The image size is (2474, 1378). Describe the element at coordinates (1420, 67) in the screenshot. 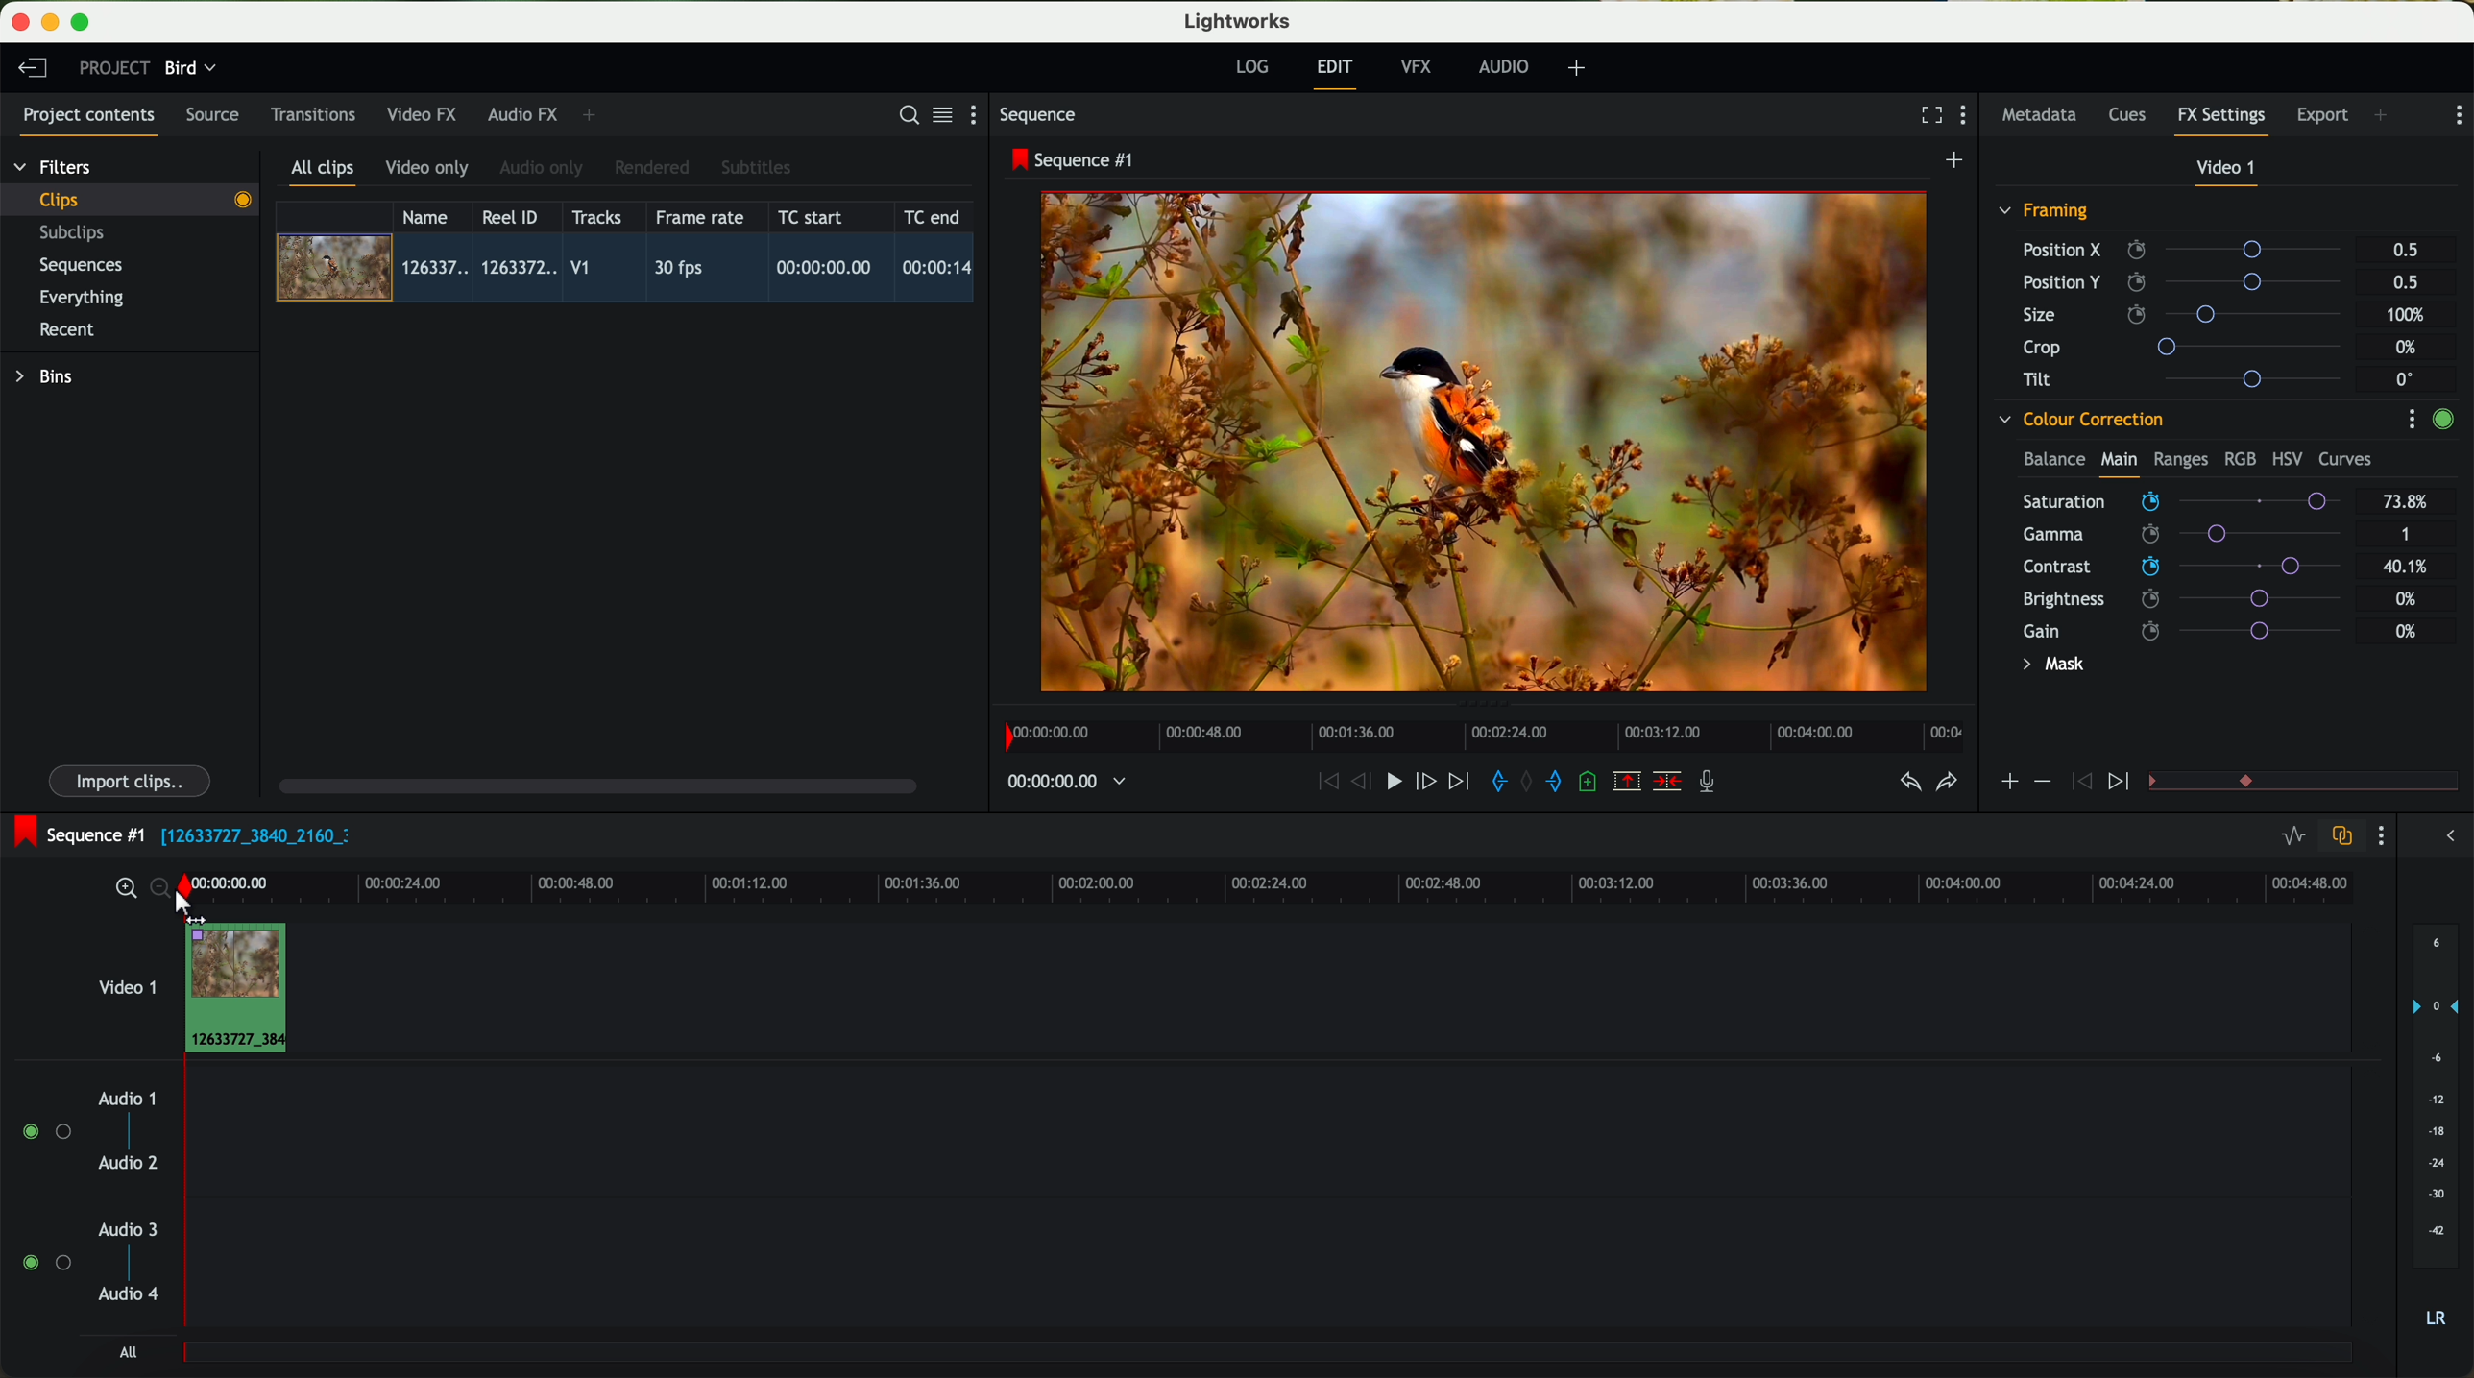

I see `VFX` at that location.